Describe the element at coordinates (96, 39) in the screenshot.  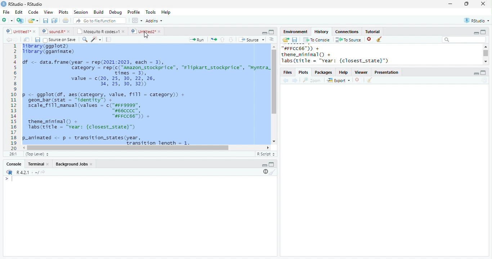
I see `code tools` at that location.